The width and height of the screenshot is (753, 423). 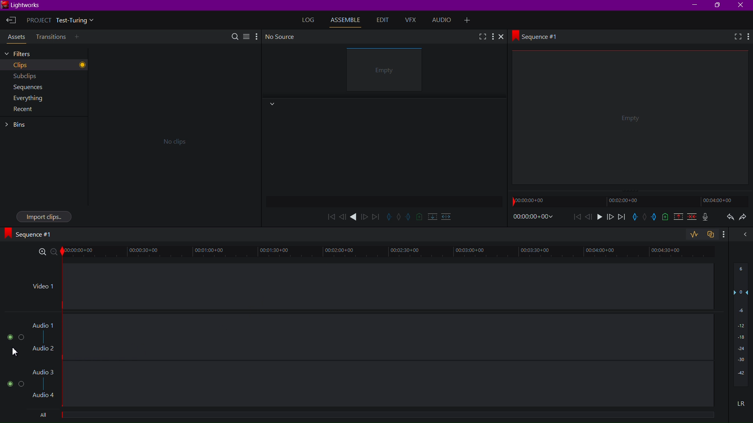 I want to click on Audio Level, so click(x=741, y=328).